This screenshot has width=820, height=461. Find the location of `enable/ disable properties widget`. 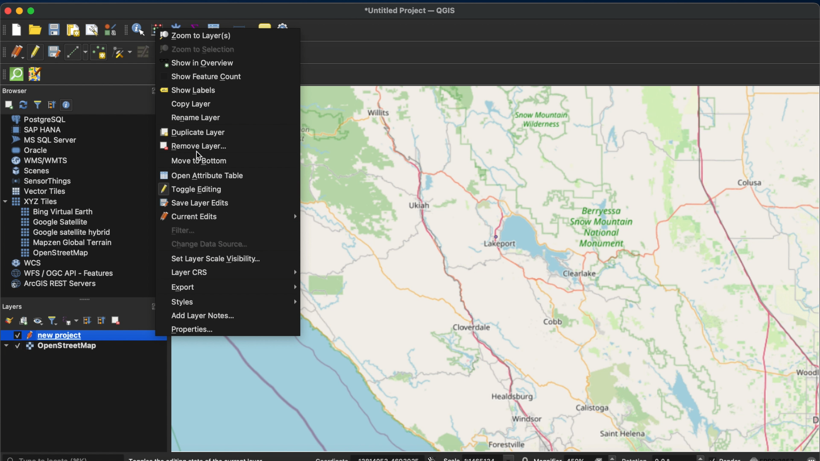

enable/ disable properties widget is located at coordinates (66, 105).